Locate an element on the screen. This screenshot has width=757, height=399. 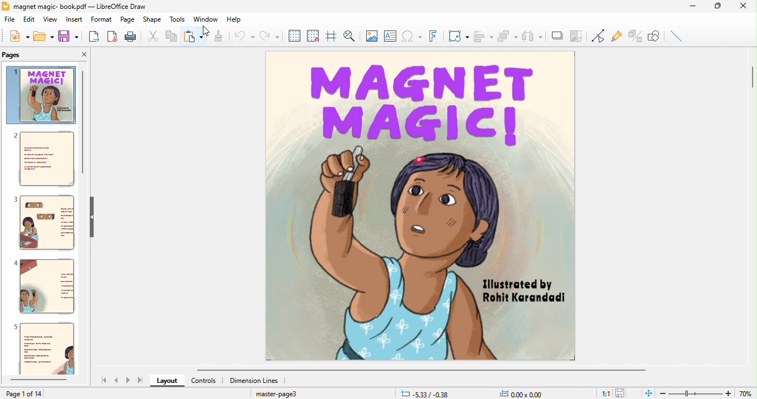
clone formatting is located at coordinates (218, 37).